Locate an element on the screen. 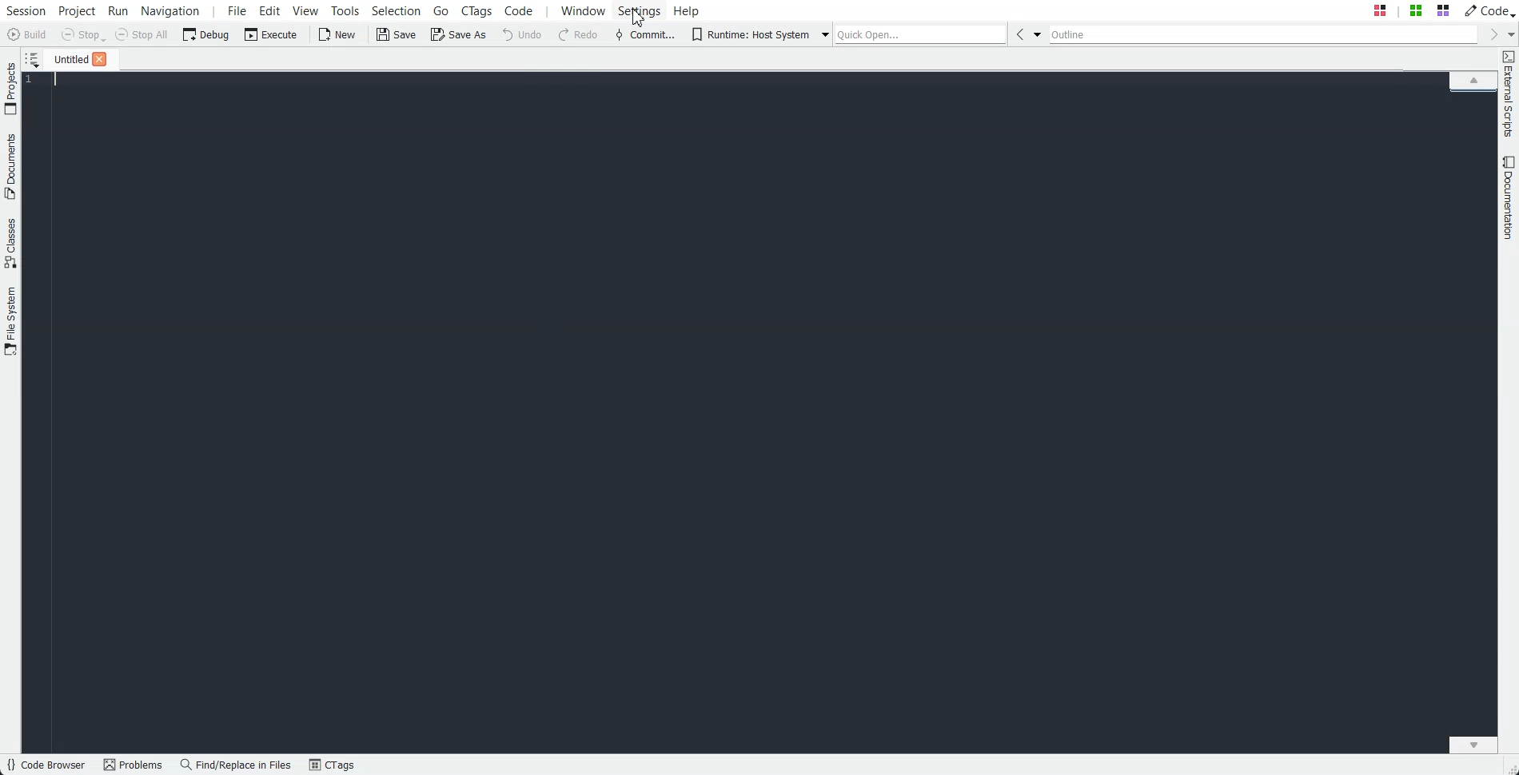  CTags is located at coordinates (332, 765).